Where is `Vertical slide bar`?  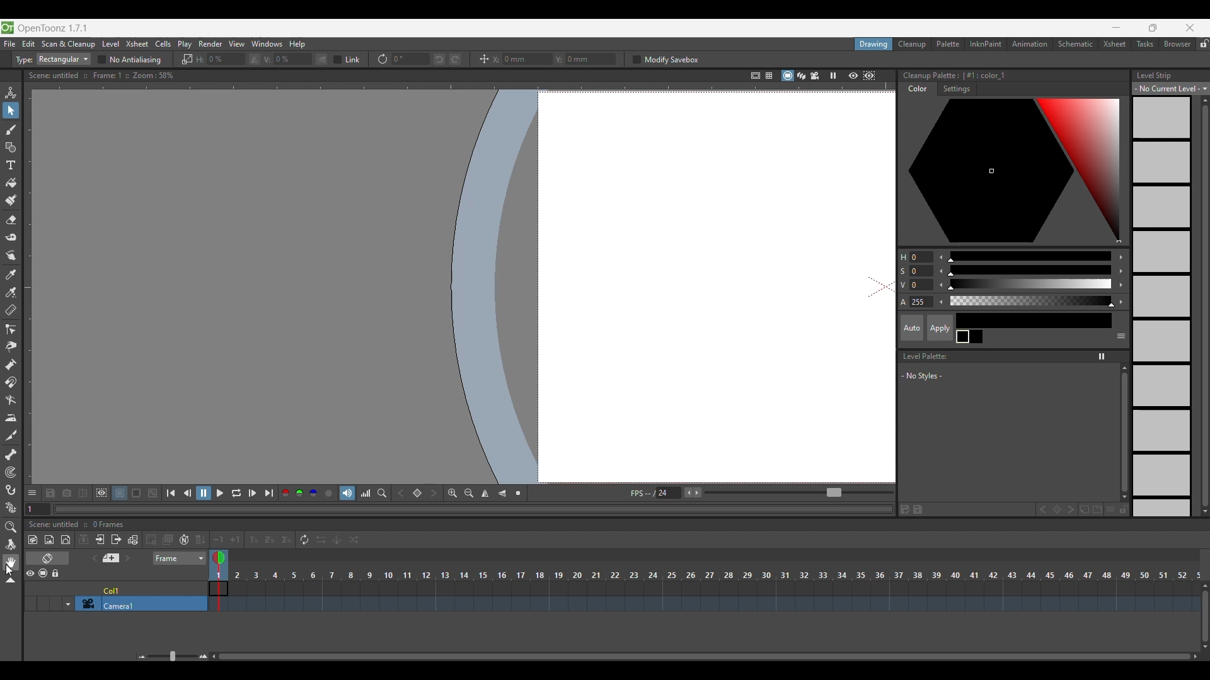
Vertical slide bar is located at coordinates (1204, 306).